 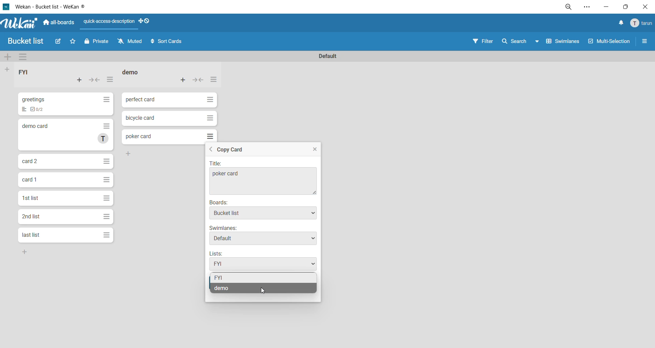 What do you see at coordinates (105, 161) in the screenshot?
I see `Hamburger` at bounding box center [105, 161].